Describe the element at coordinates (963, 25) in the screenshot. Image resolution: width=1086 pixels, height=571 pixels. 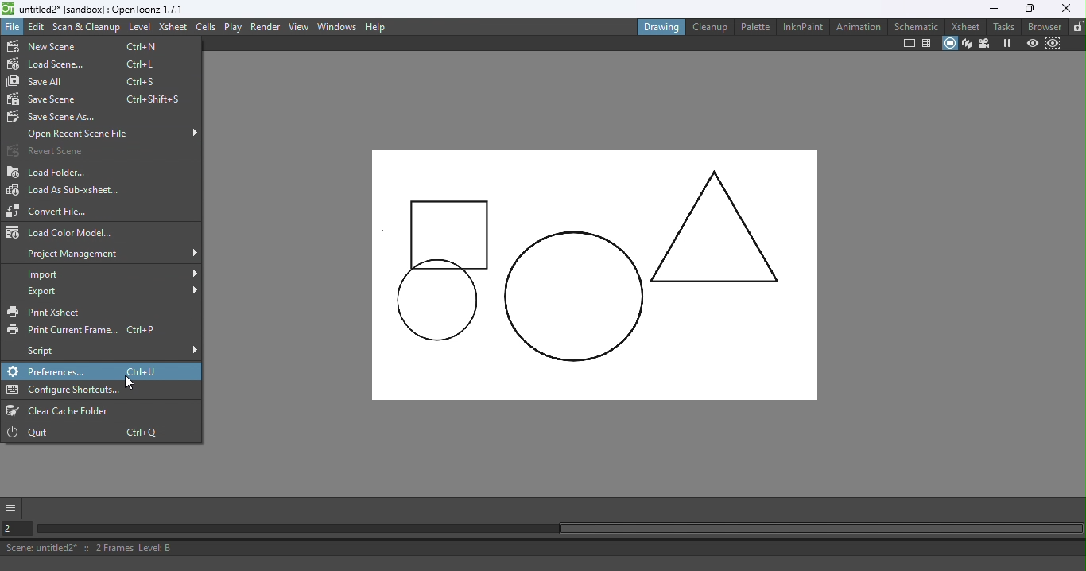
I see `Xsheet` at that location.